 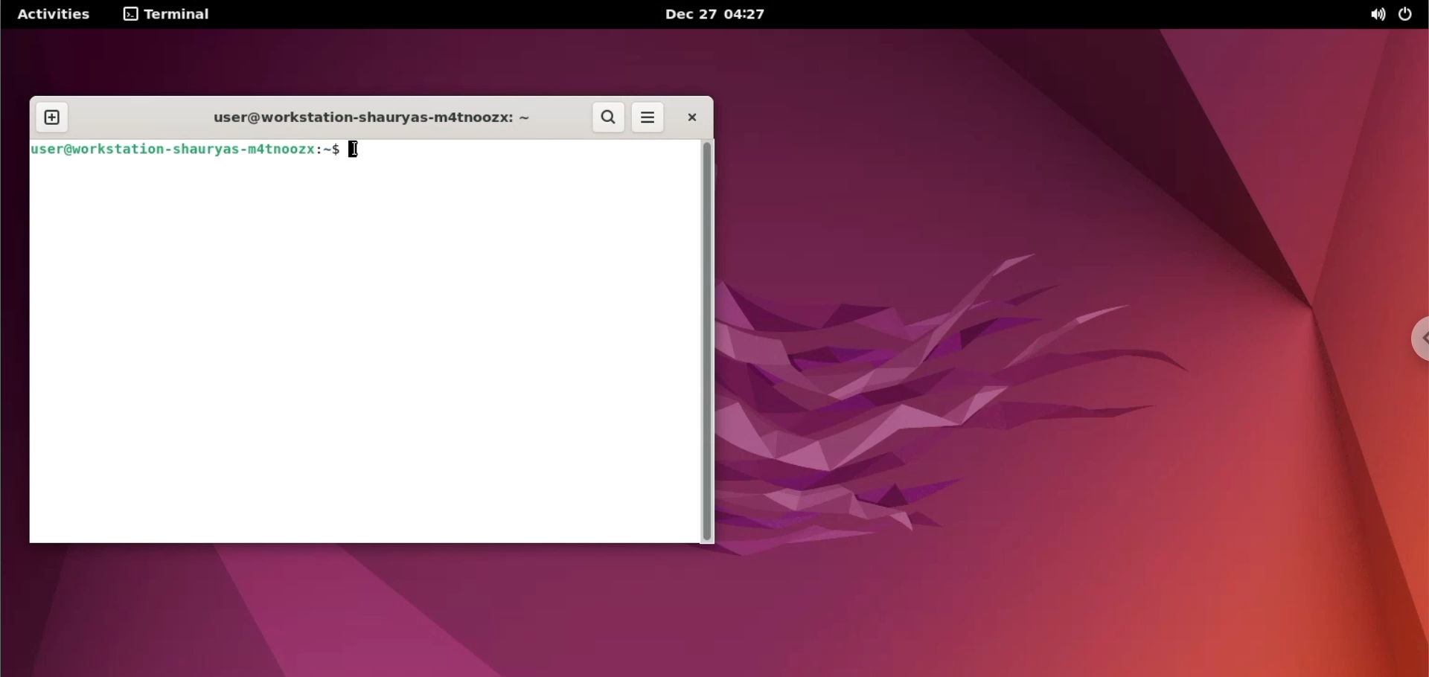 I want to click on more options, so click(x=646, y=118).